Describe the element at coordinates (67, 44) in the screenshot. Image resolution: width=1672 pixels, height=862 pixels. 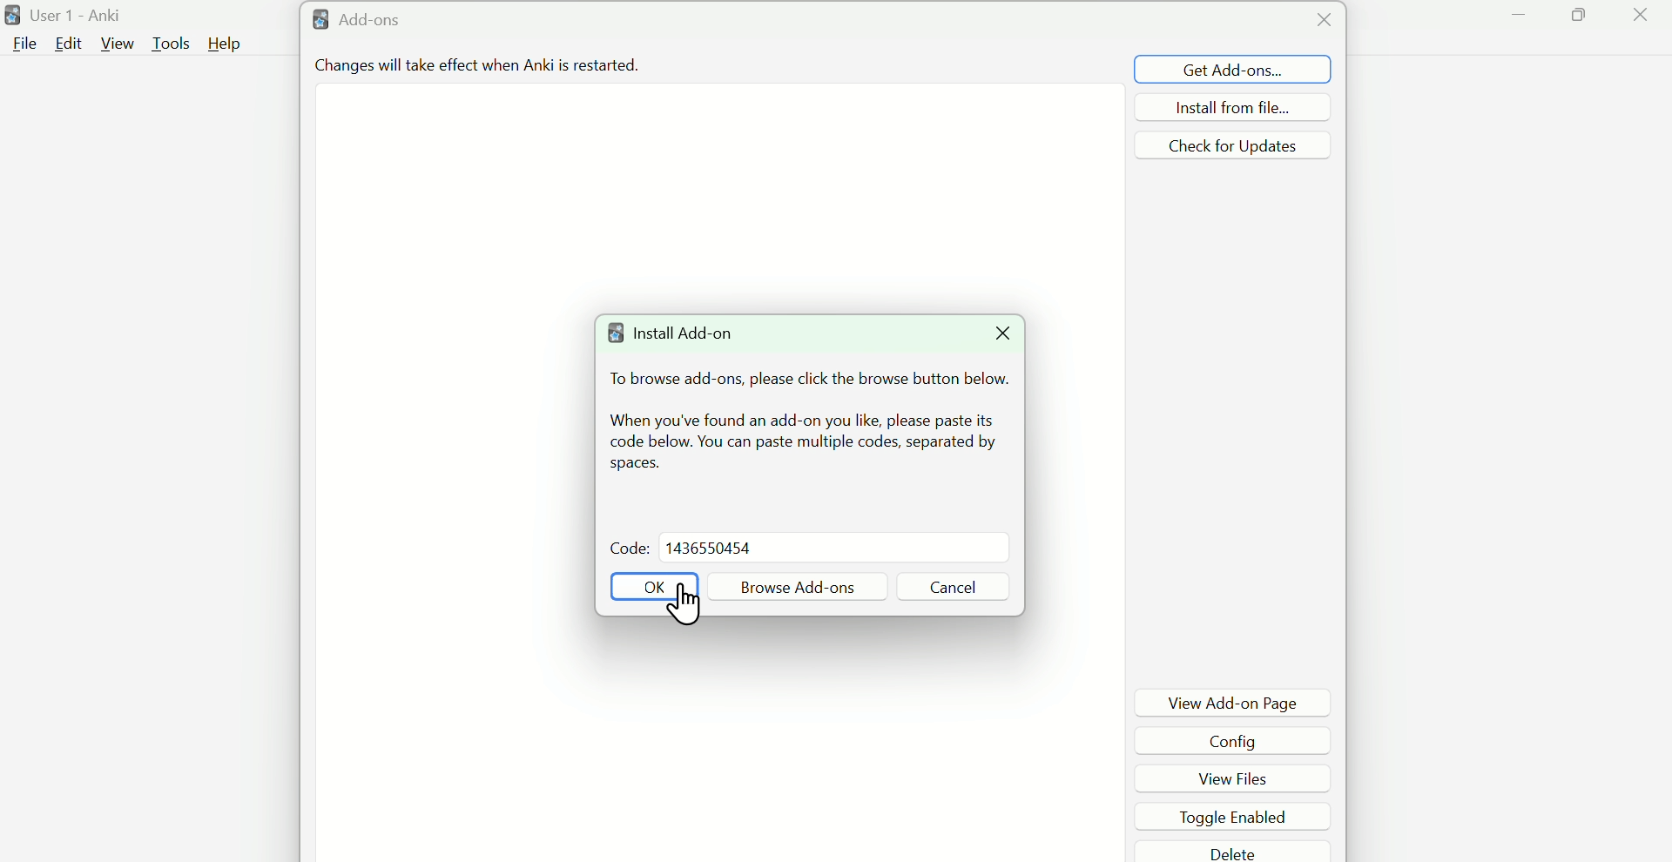
I see `Edit` at that location.